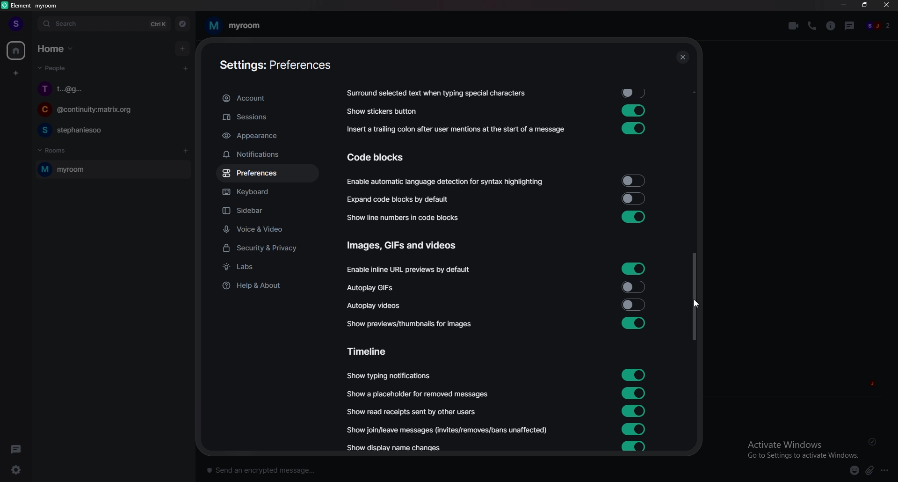 The image size is (898, 482). What do you see at coordinates (265, 154) in the screenshot?
I see `notifications` at bounding box center [265, 154].